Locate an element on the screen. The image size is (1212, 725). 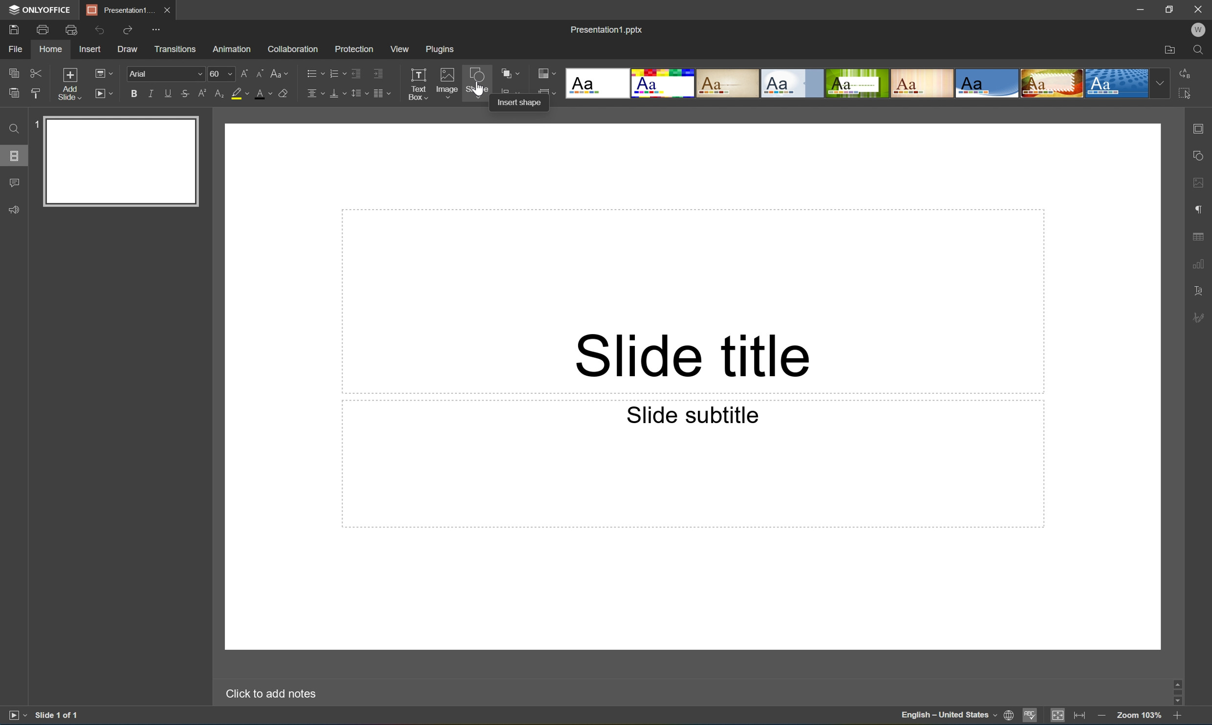
Customize quick access toolbar is located at coordinates (154, 29).